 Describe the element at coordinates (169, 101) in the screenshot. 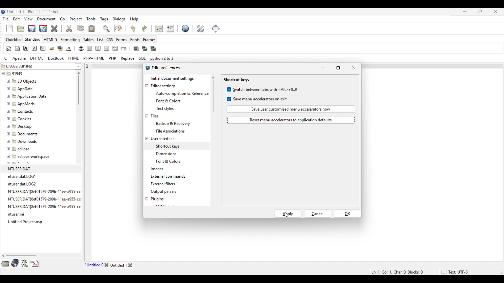

I see `Font & Colors` at that location.